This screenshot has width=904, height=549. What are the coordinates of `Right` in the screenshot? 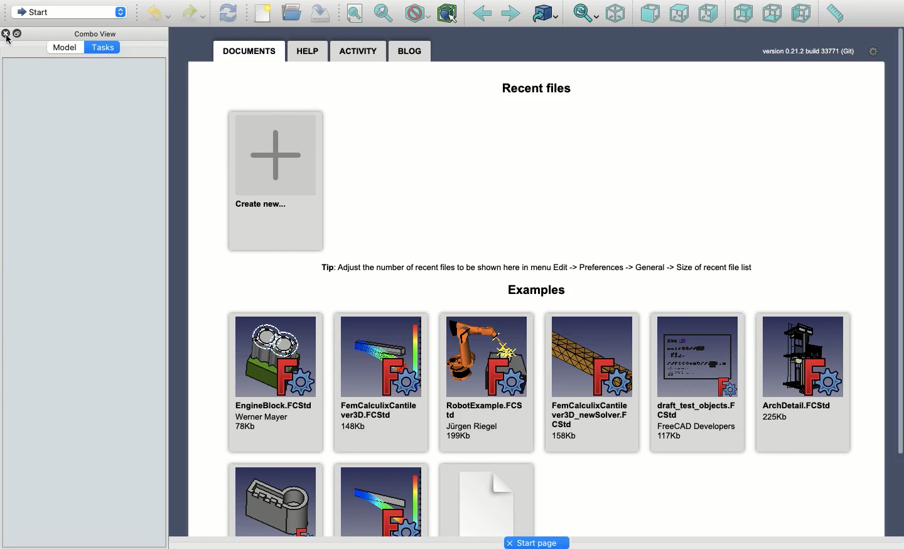 It's located at (709, 13).